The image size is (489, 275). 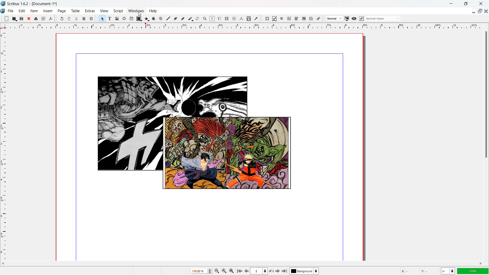 I want to click on insert, so click(x=48, y=11).